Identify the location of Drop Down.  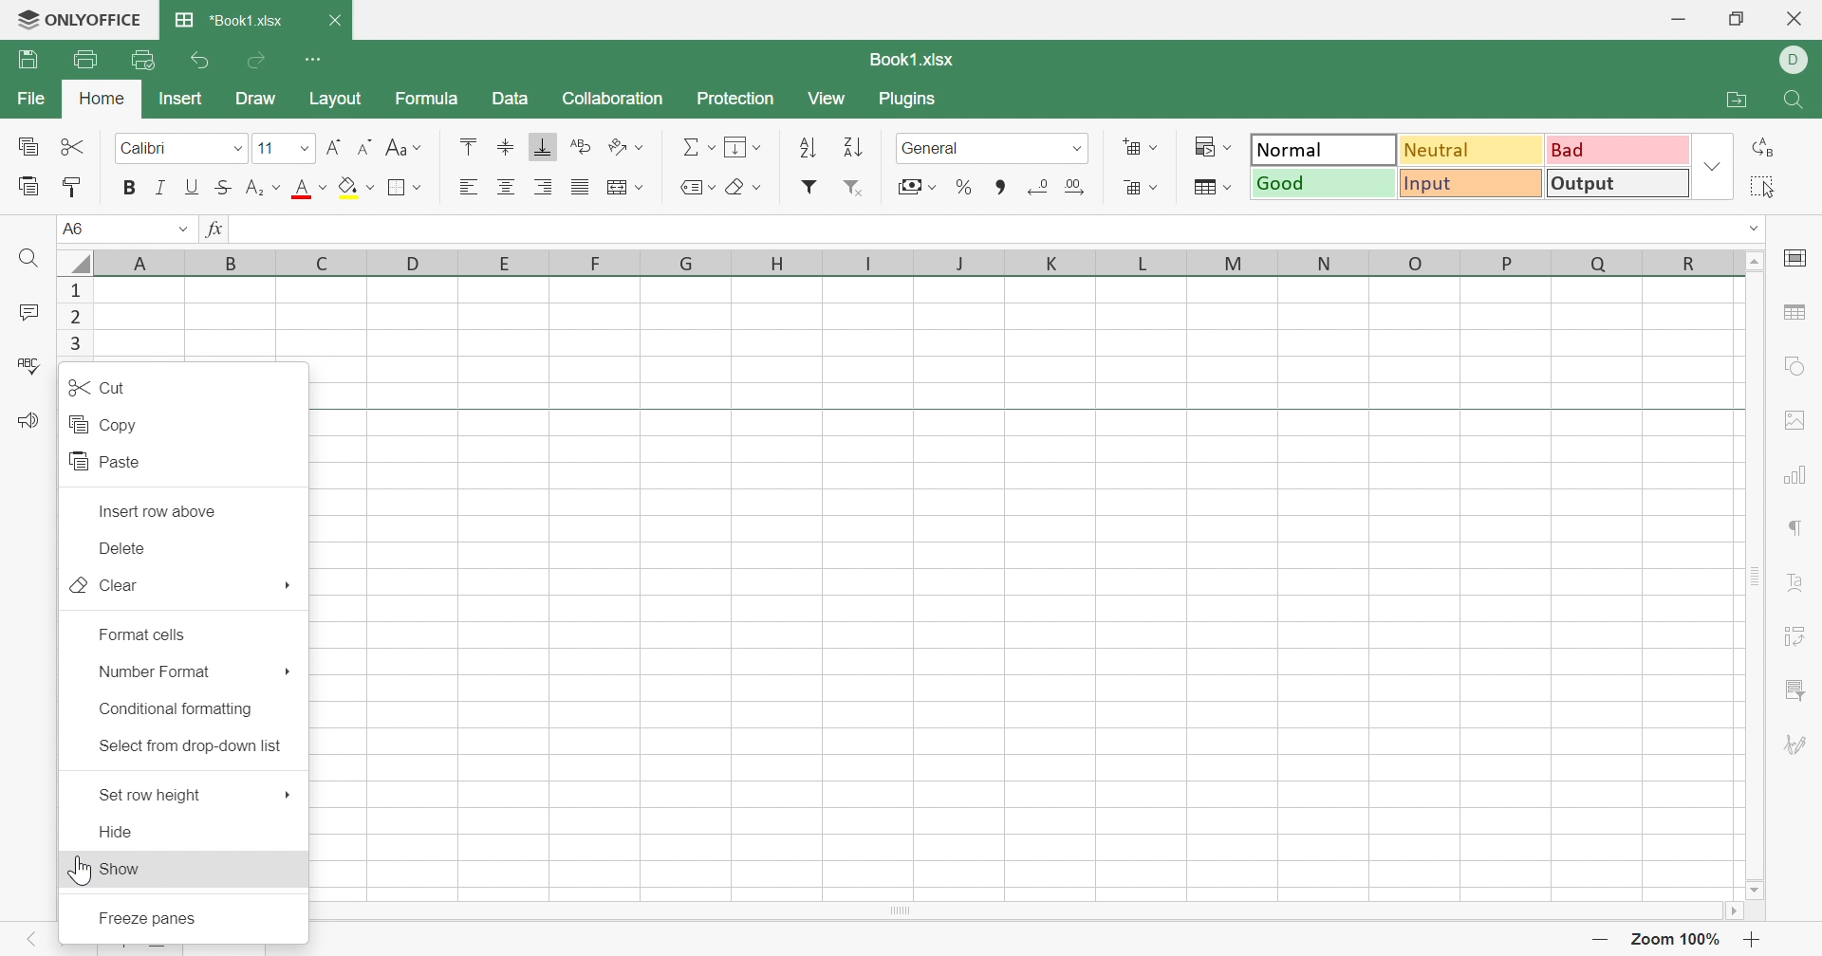
(1755, 228).